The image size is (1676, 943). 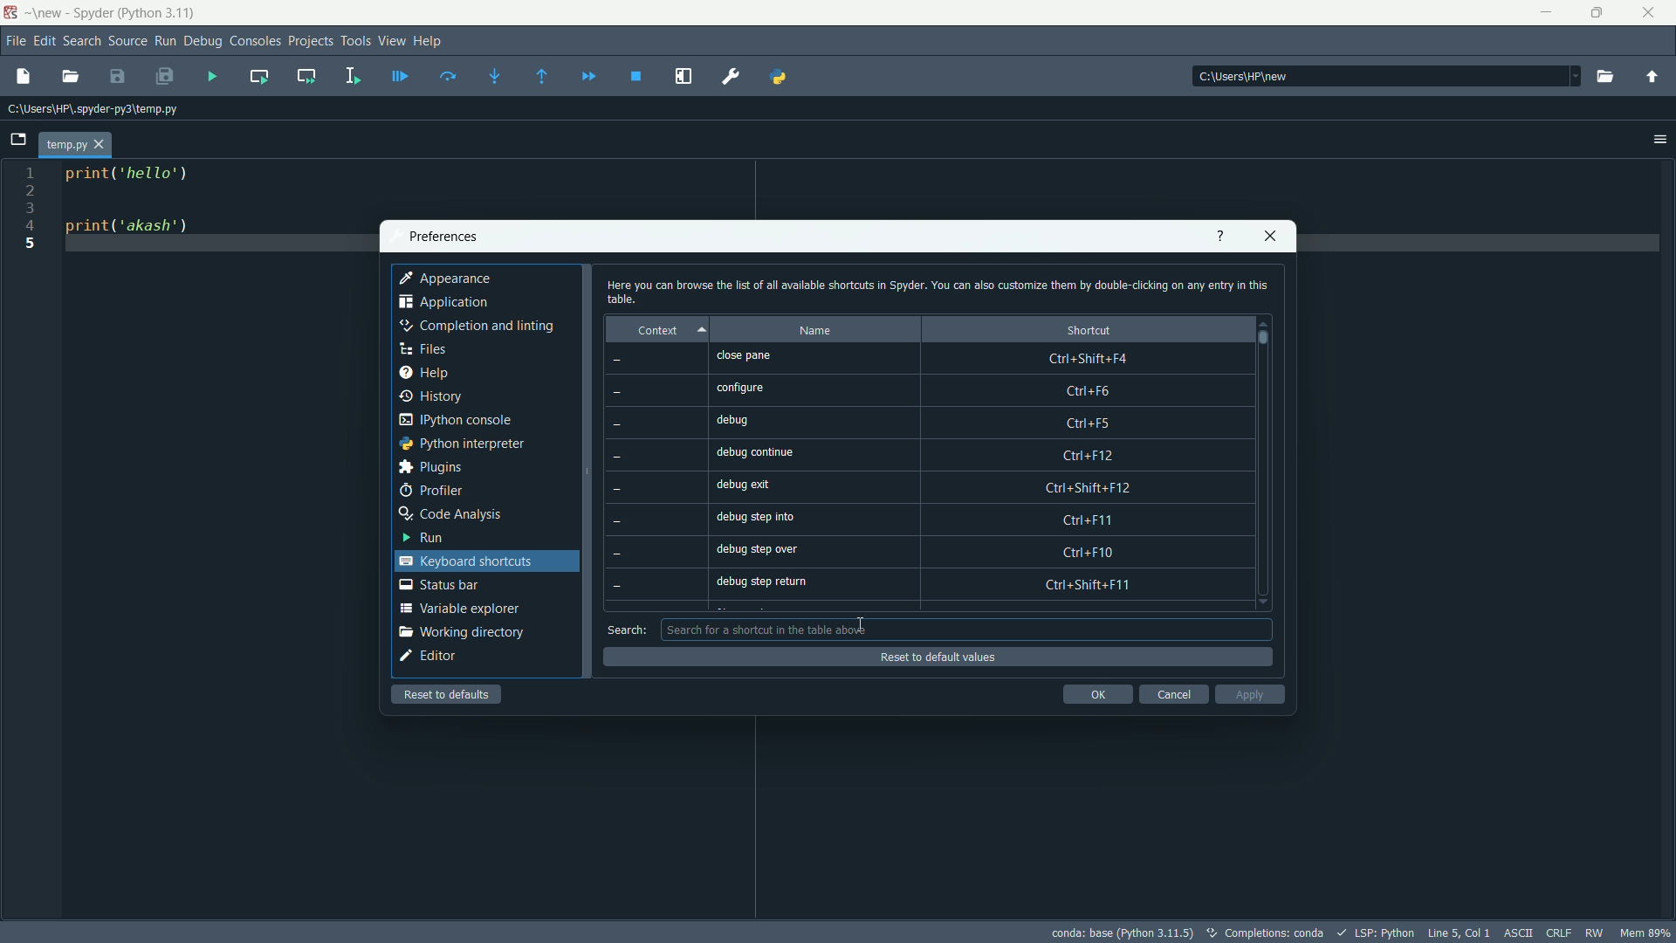 I want to click on run current line, so click(x=450, y=75).